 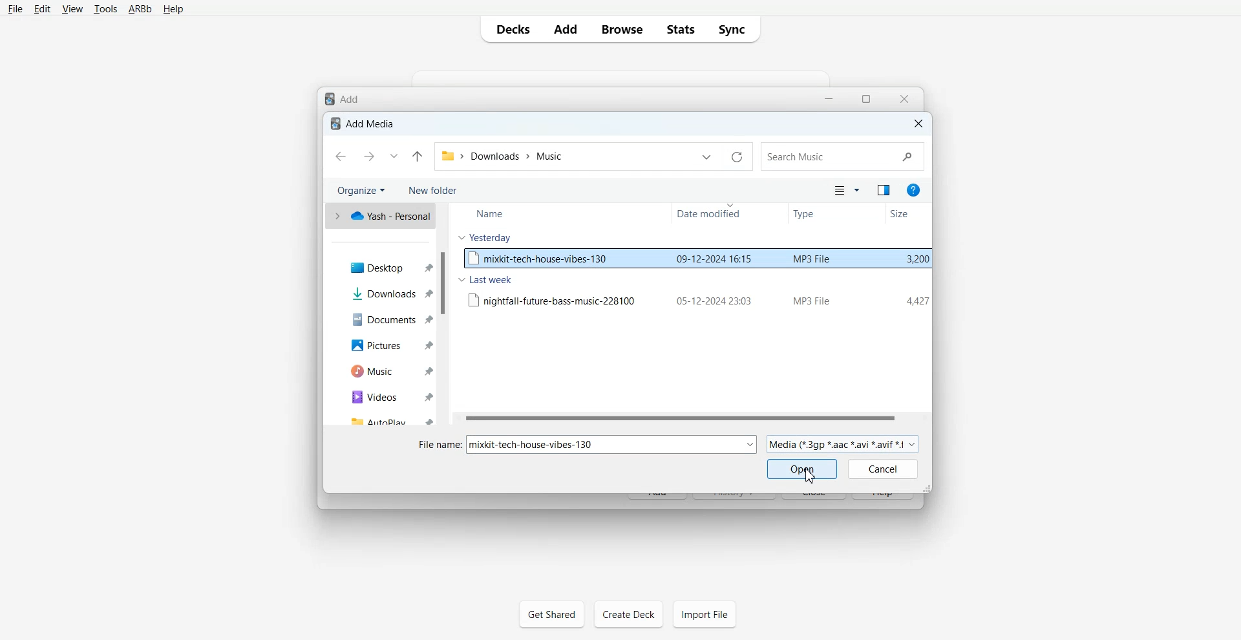 What do you see at coordinates (903, 213) in the screenshot?
I see `Size` at bounding box center [903, 213].